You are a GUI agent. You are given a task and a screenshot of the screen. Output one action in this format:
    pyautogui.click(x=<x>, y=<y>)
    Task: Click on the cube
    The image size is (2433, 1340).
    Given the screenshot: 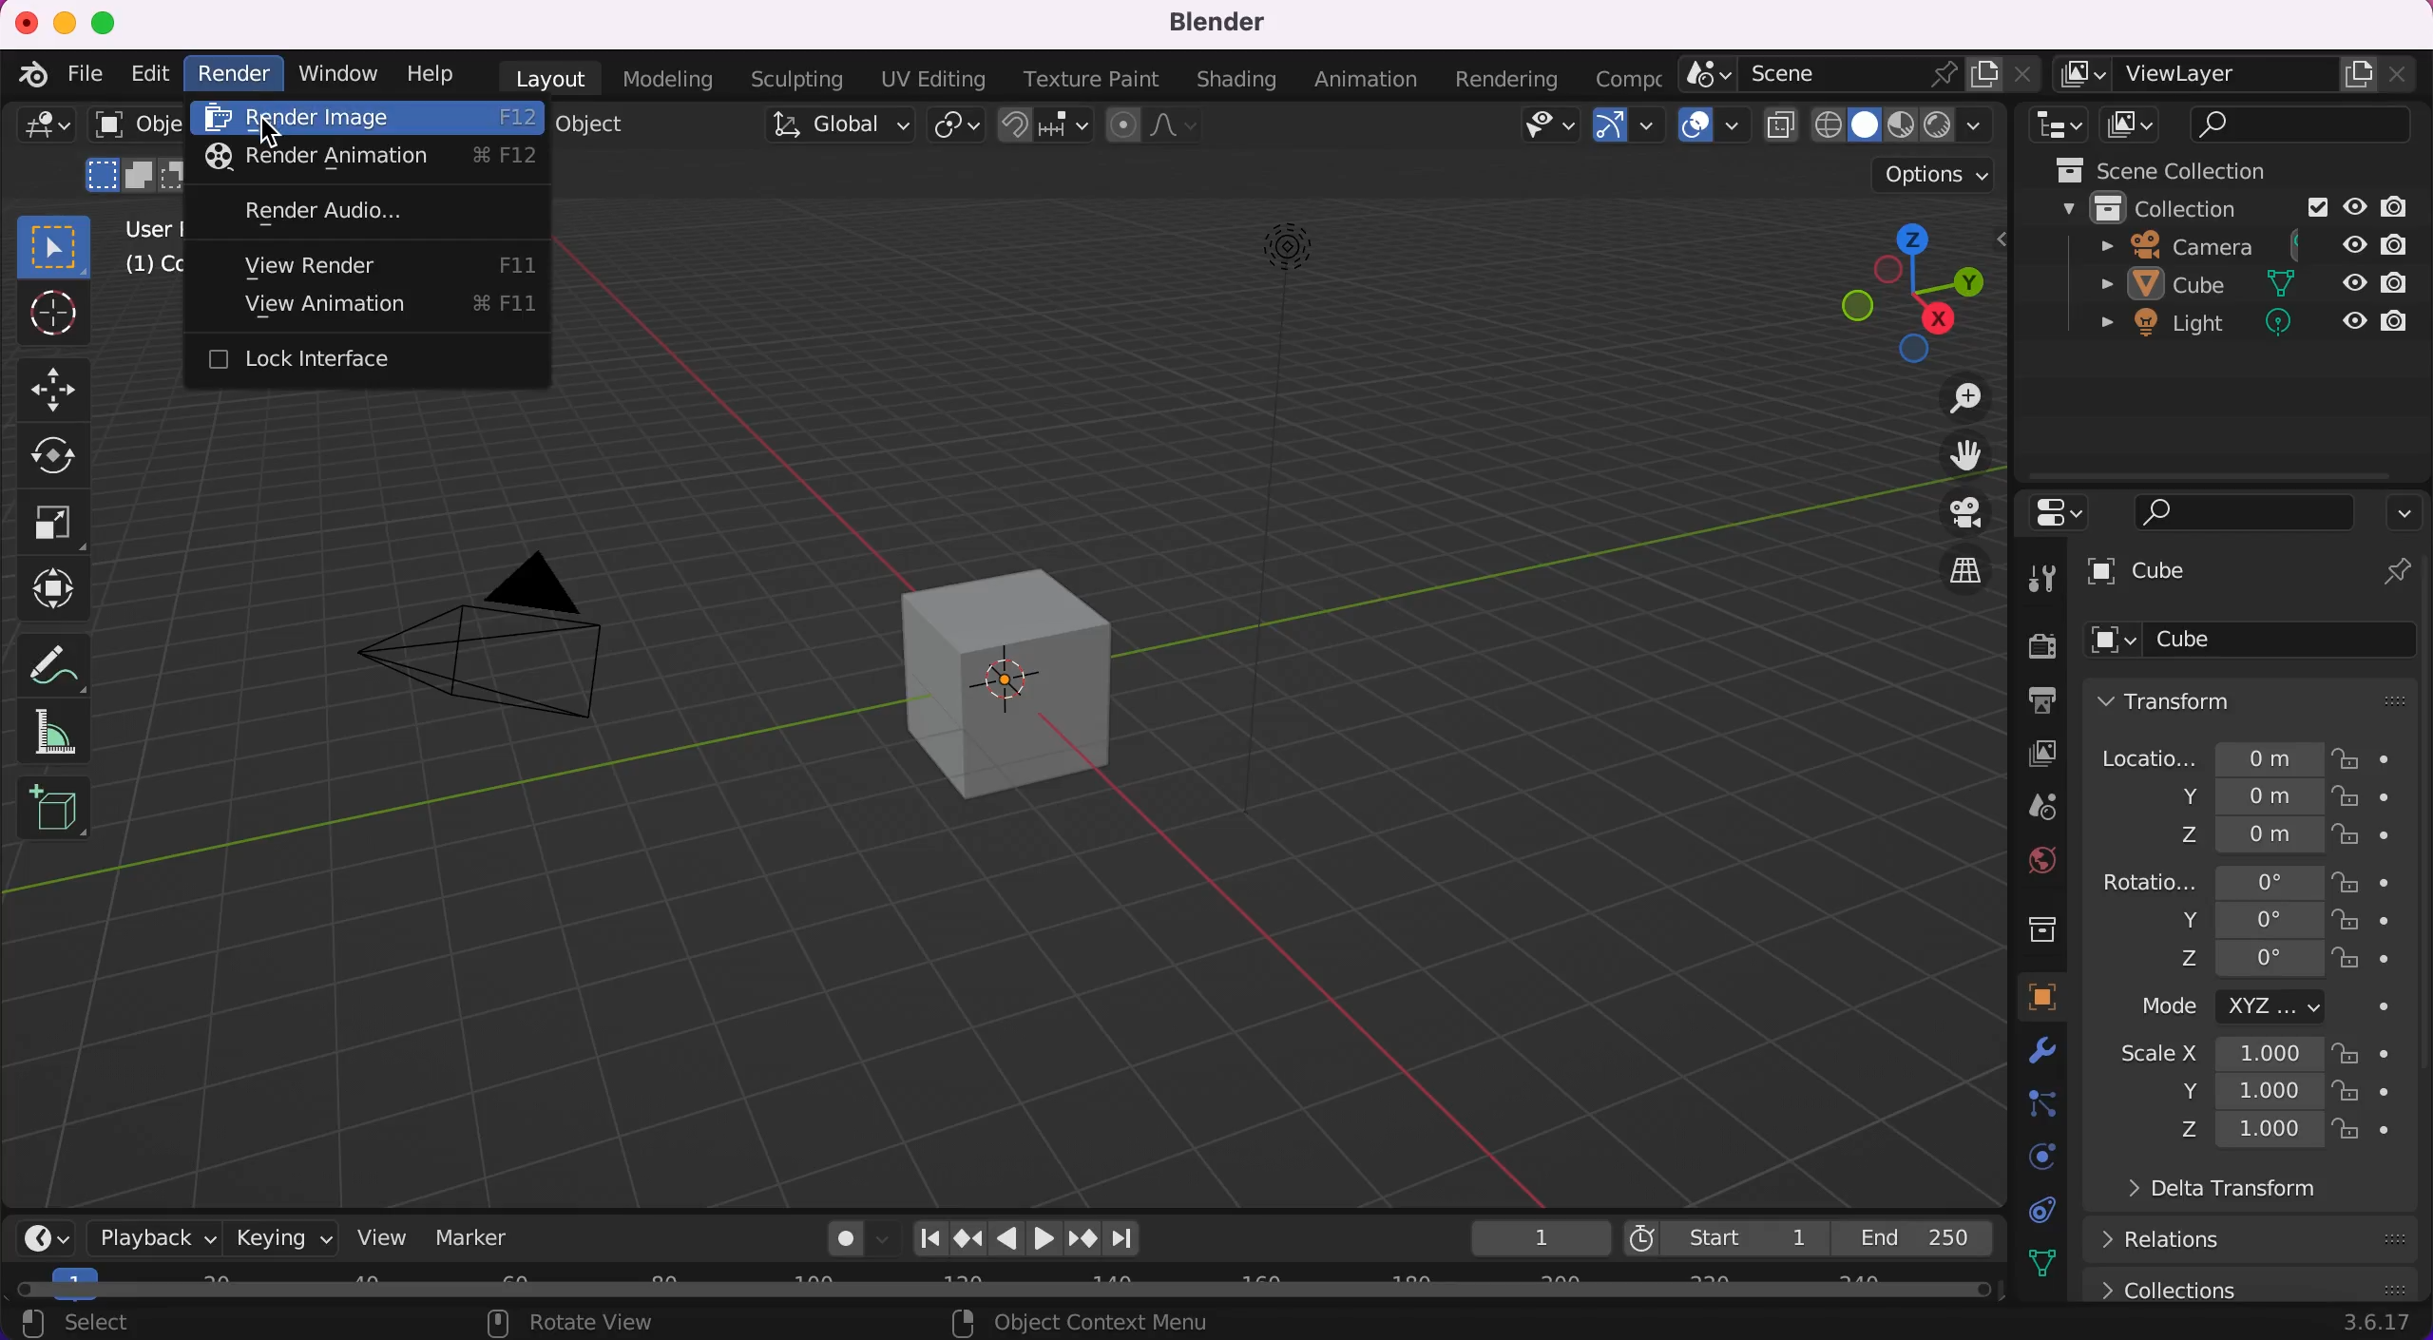 What is the action you would take?
    pyautogui.click(x=2252, y=645)
    